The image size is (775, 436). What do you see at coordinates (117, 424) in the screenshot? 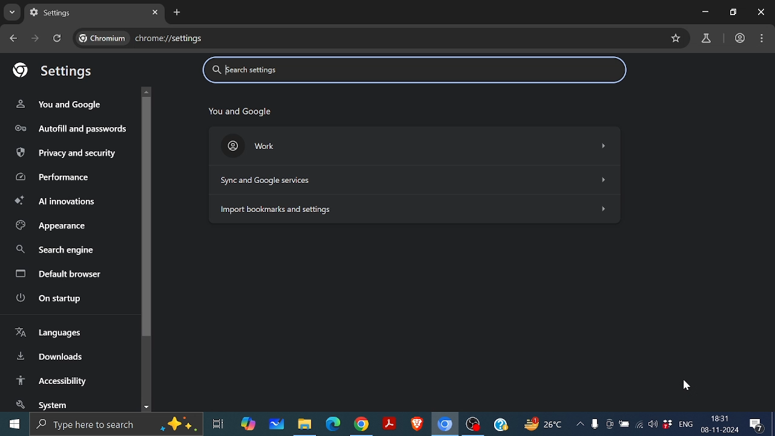
I see `type here to search` at bounding box center [117, 424].